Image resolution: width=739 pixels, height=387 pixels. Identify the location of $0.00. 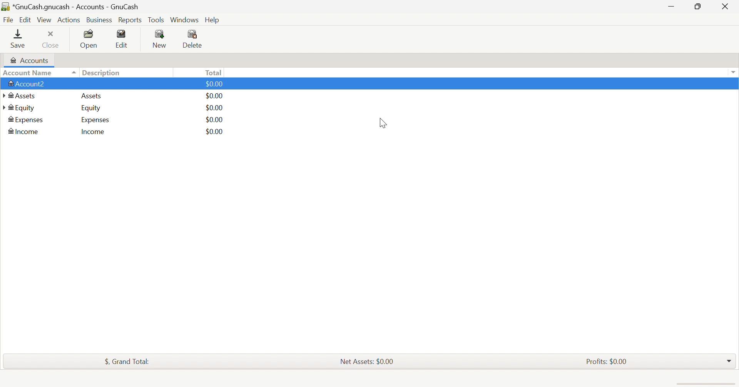
(214, 107).